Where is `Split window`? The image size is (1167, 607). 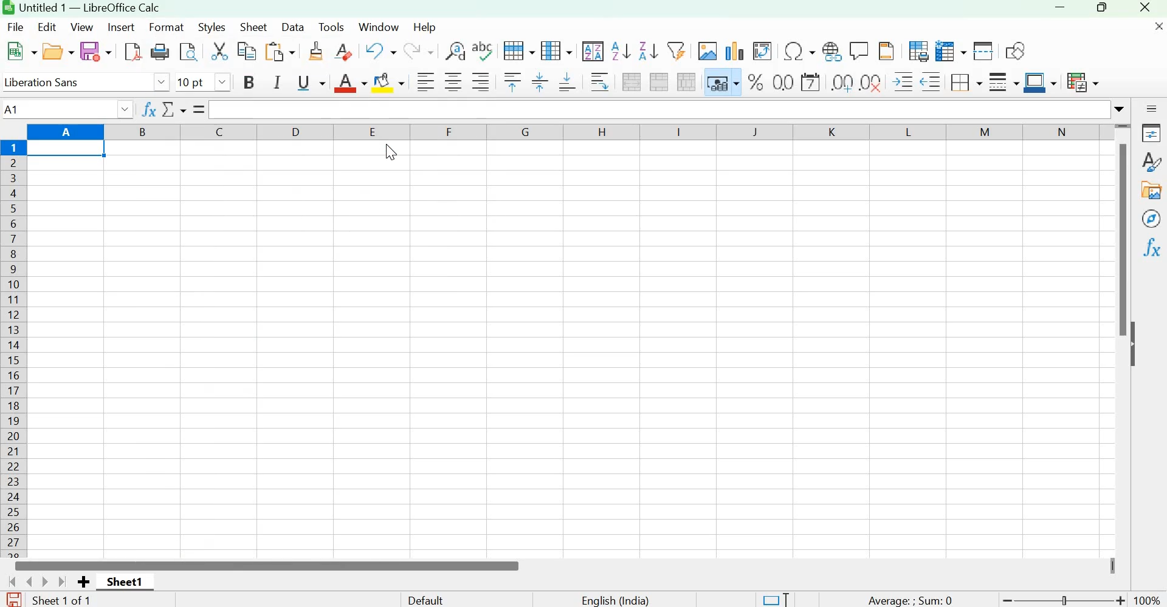
Split window is located at coordinates (983, 52).